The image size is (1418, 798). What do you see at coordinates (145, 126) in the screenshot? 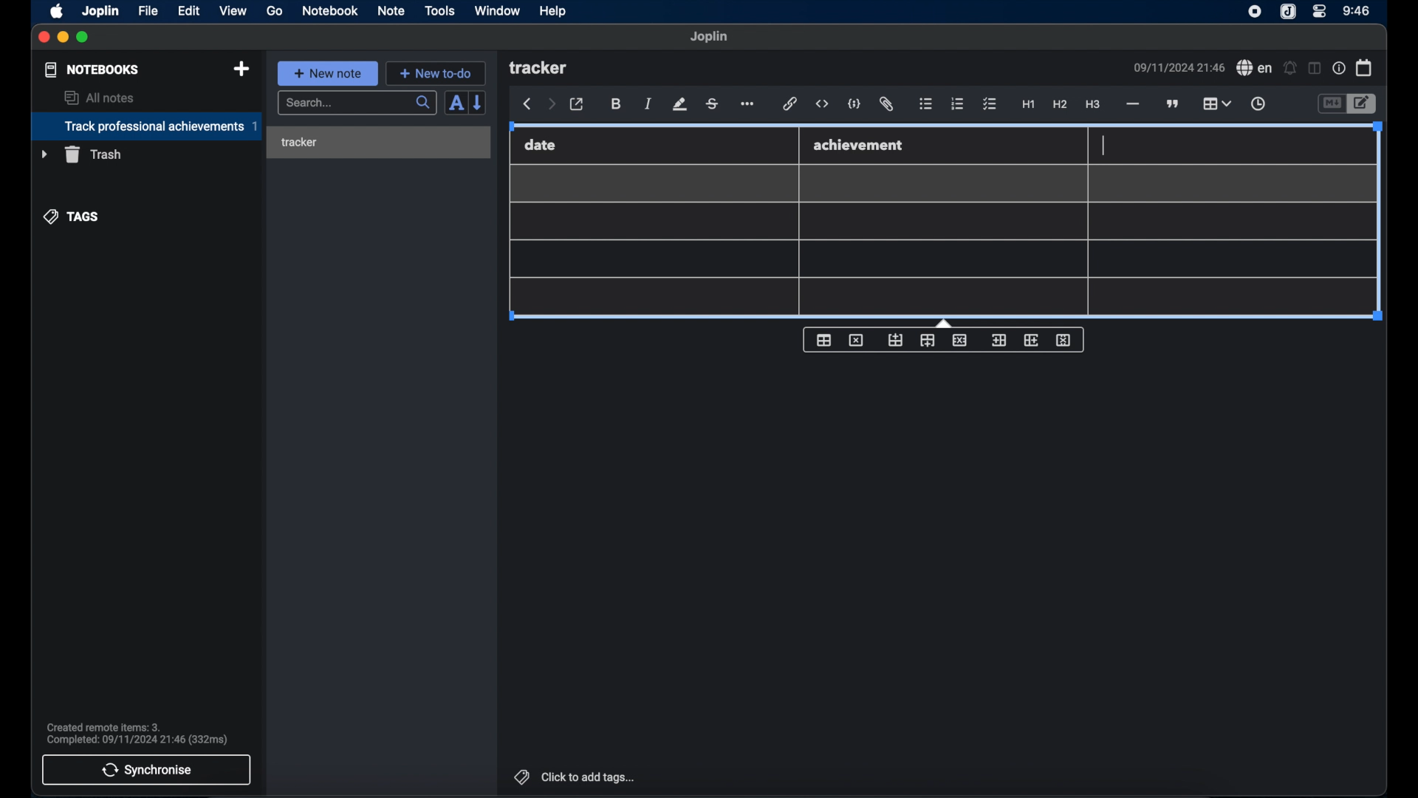
I see `track professional achievements` at bounding box center [145, 126].